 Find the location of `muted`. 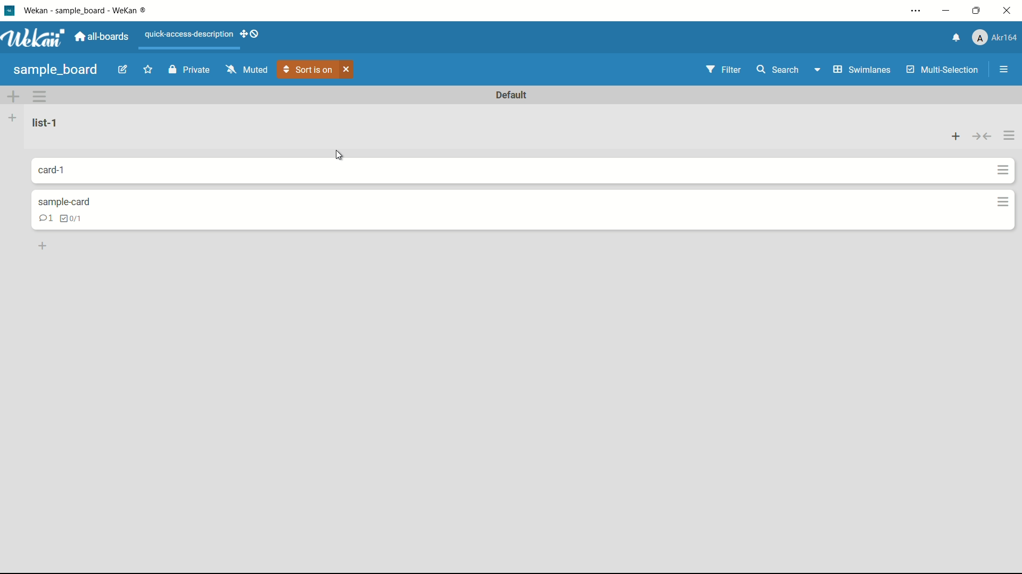

muted is located at coordinates (248, 69).